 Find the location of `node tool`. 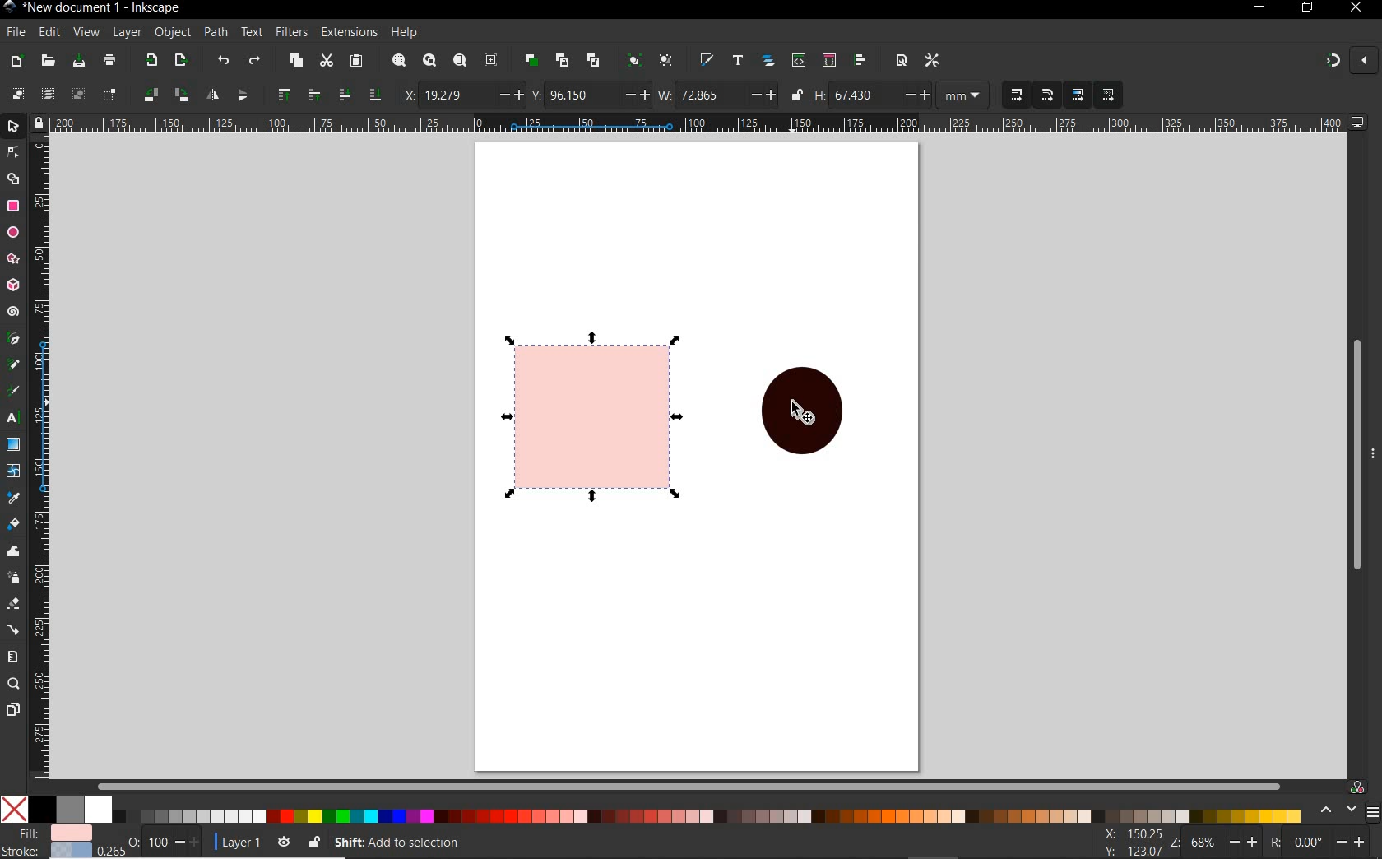

node tool is located at coordinates (12, 151).